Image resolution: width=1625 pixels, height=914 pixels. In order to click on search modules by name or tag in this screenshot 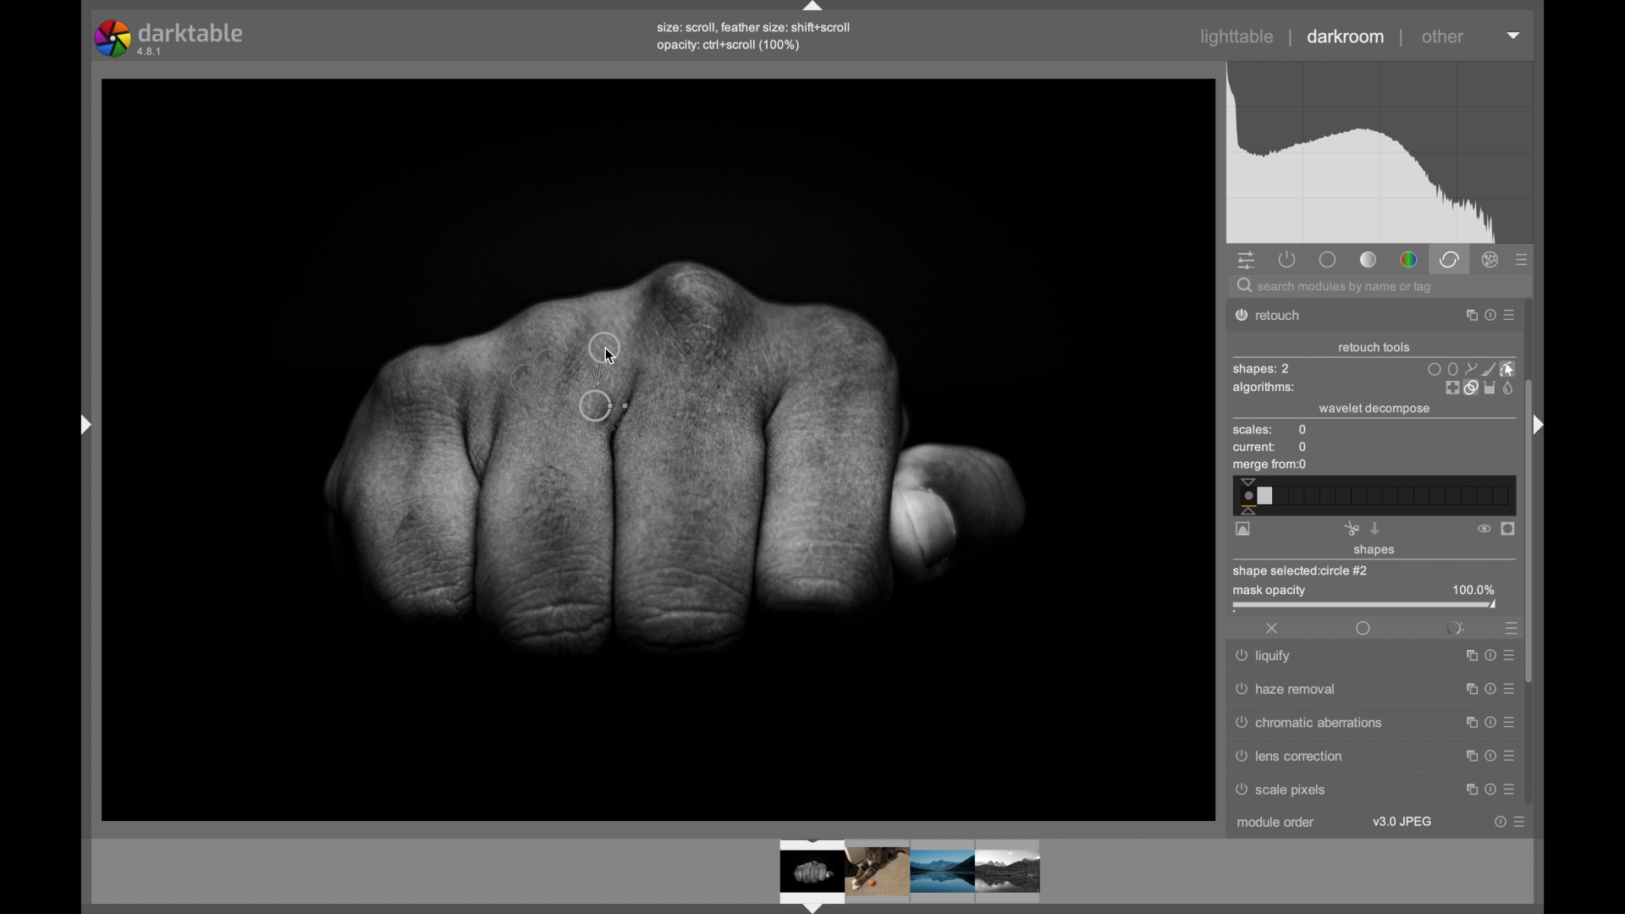, I will do `click(1336, 288)`.